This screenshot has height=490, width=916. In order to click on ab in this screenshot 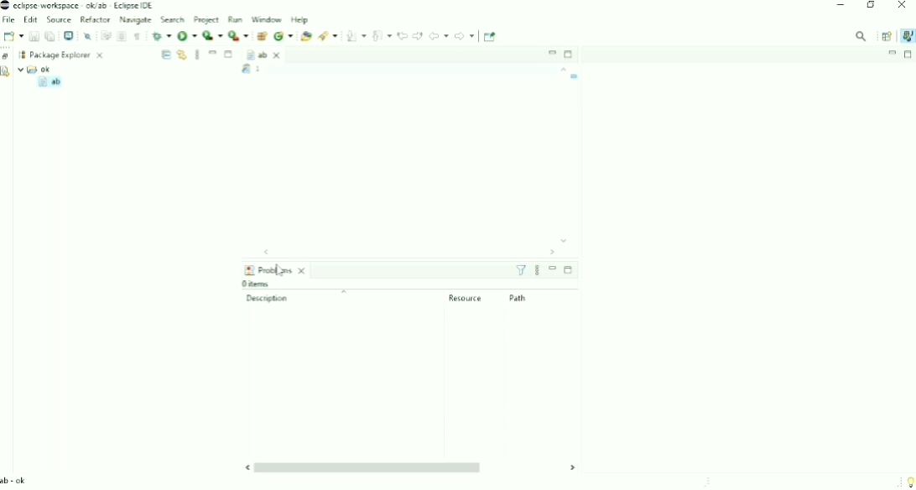, I will do `click(264, 55)`.